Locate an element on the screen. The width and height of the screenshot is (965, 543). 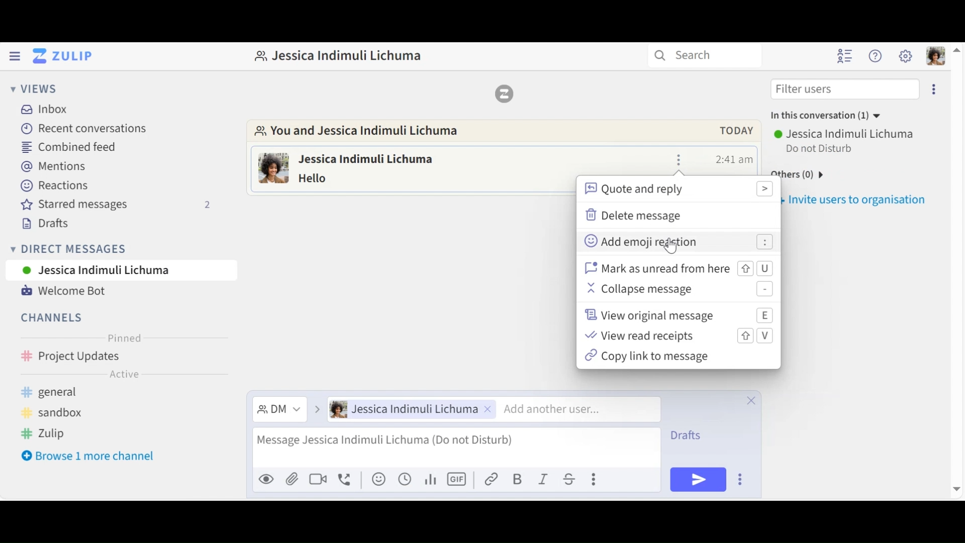
Recent Conversations is located at coordinates (85, 128).